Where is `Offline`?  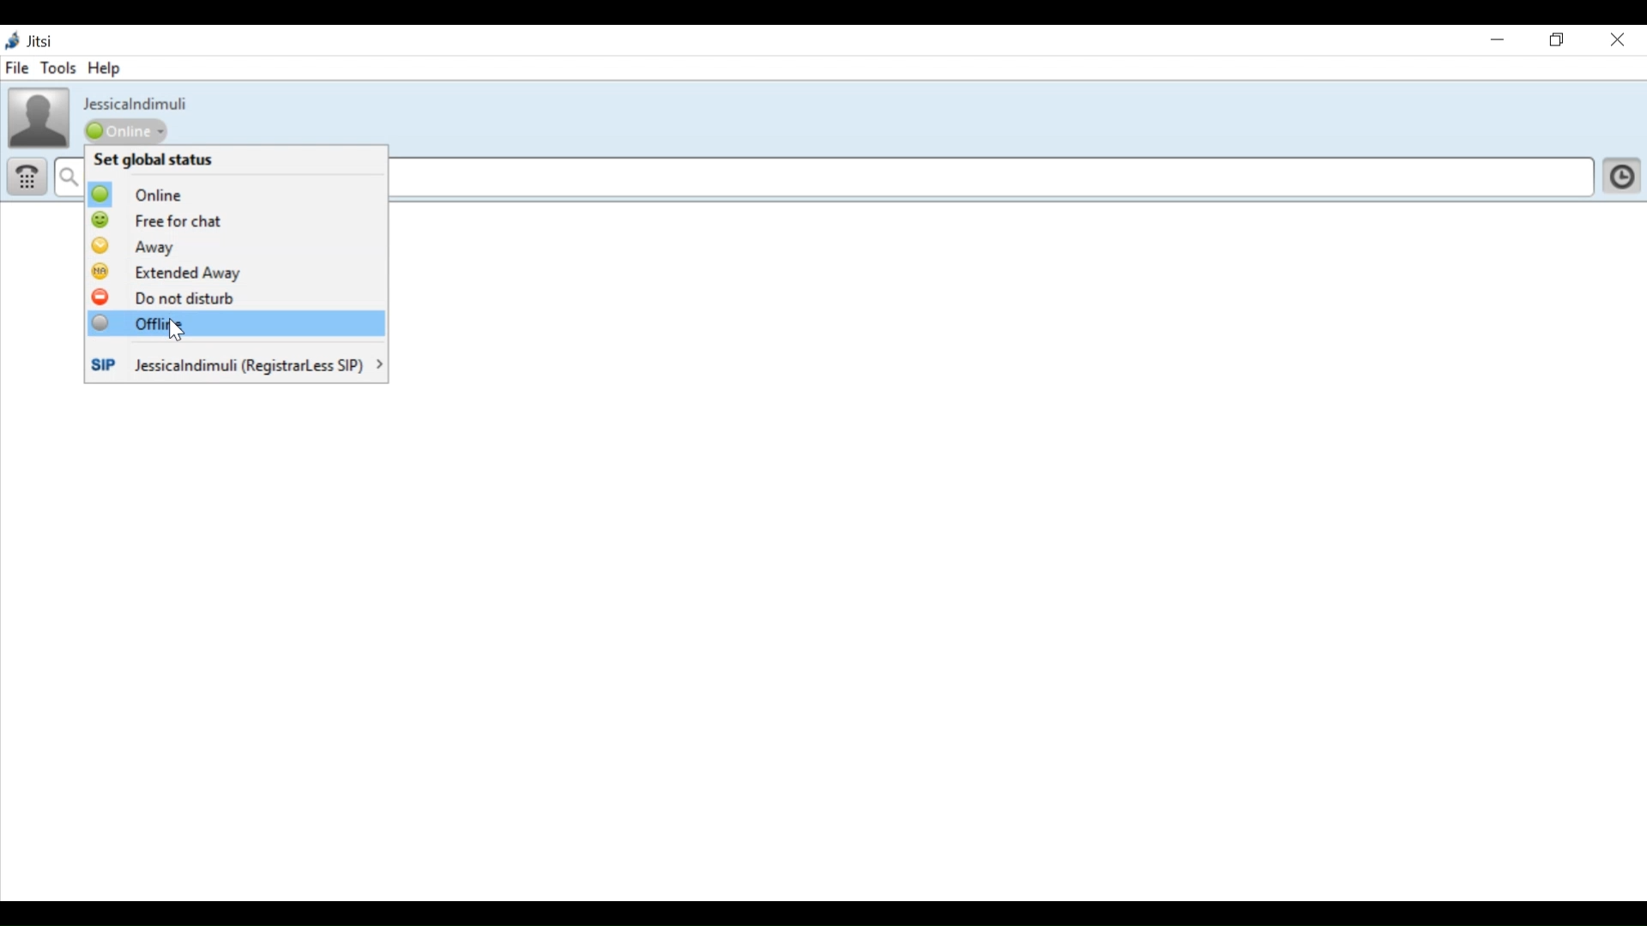 Offline is located at coordinates (233, 324).